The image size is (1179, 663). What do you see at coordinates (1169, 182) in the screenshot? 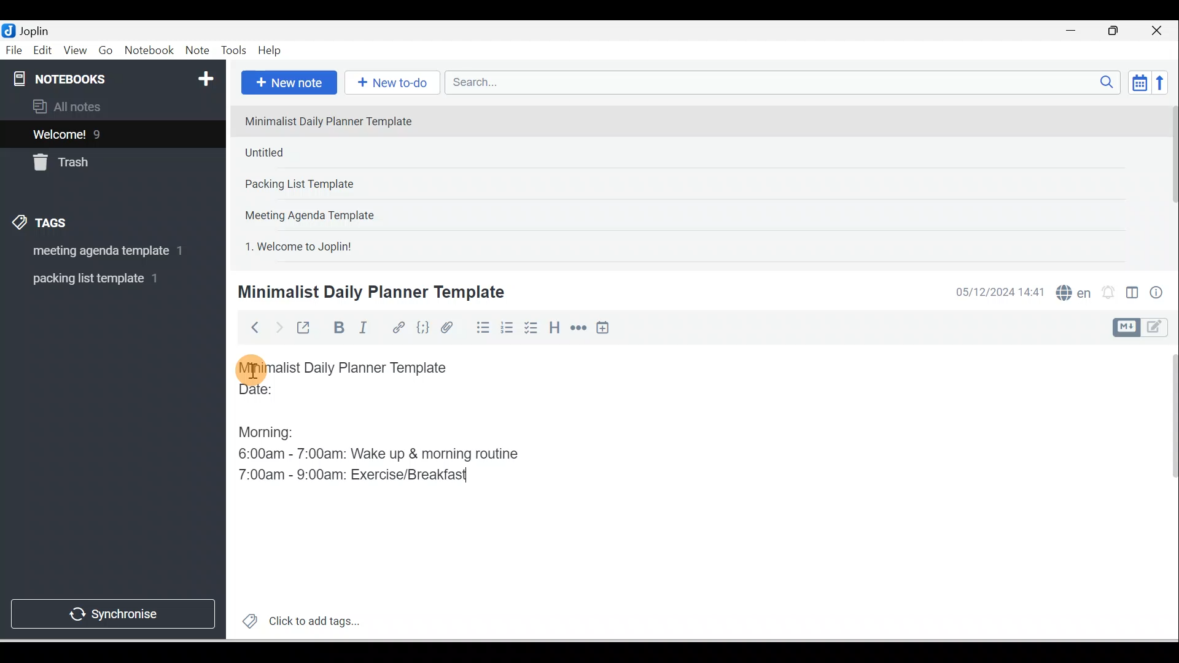
I see `Scroll bar` at bounding box center [1169, 182].